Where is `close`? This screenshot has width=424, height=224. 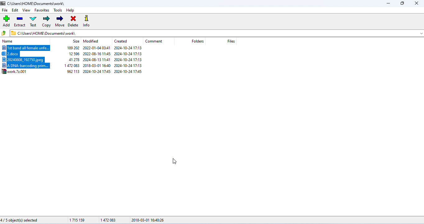 close is located at coordinates (416, 3).